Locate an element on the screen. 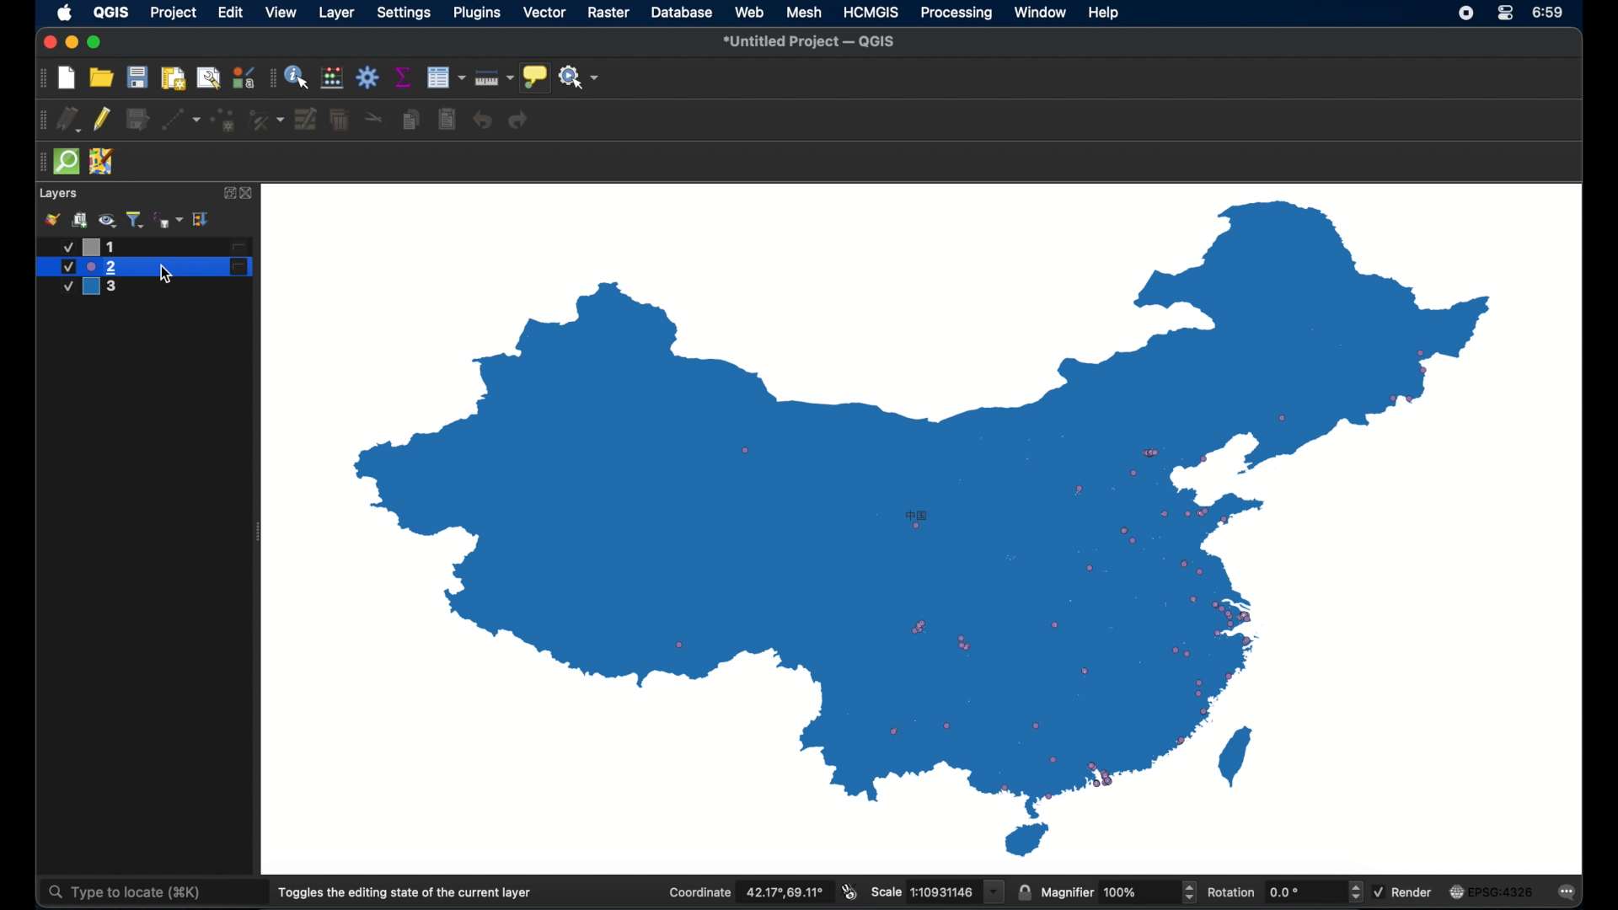  jsom remote is located at coordinates (102, 161).